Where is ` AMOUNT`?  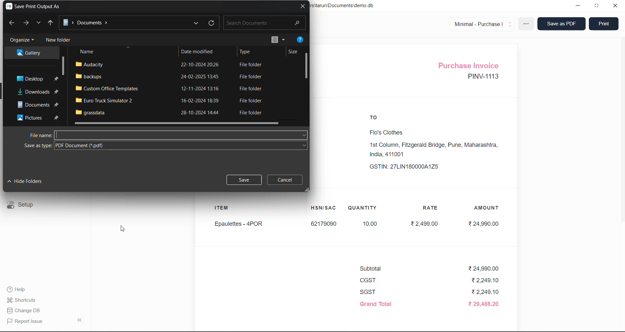  AMOUNT is located at coordinates (487, 207).